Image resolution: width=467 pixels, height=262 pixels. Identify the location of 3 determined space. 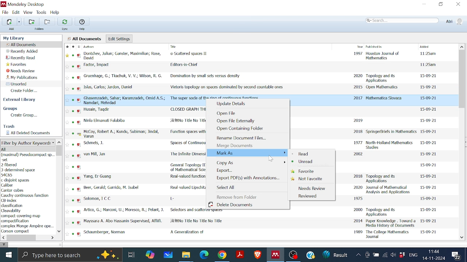
(18, 170).